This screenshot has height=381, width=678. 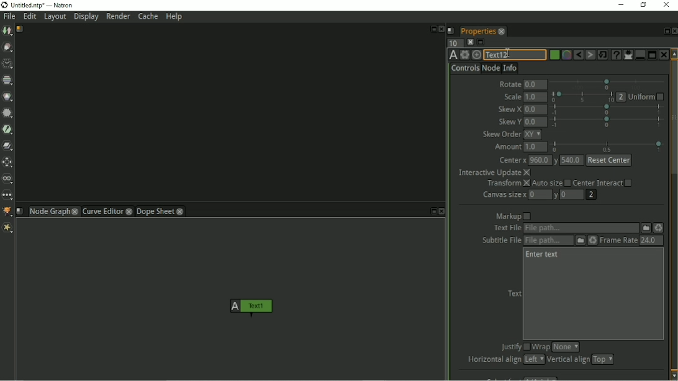 What do you see at coordinates (509, 110) in the screenshot?
I see `Skew X` at bounding box center [509, 110].